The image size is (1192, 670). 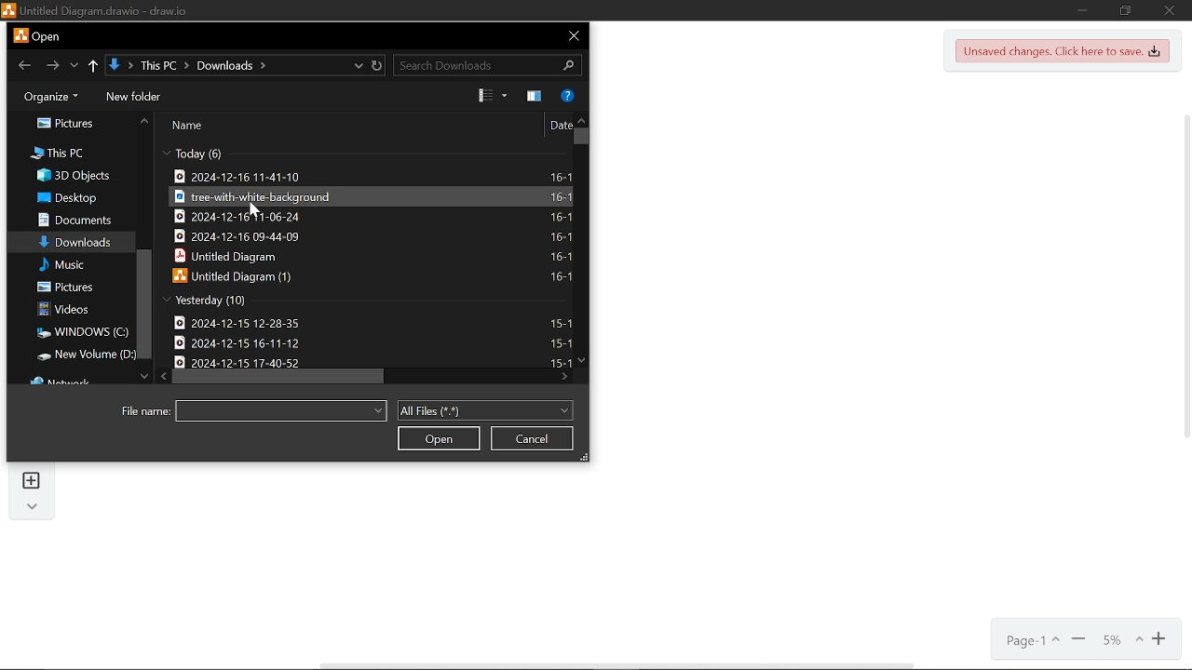 I want to click on Vertical scrolbar in folders, so click(x=143, y=303).